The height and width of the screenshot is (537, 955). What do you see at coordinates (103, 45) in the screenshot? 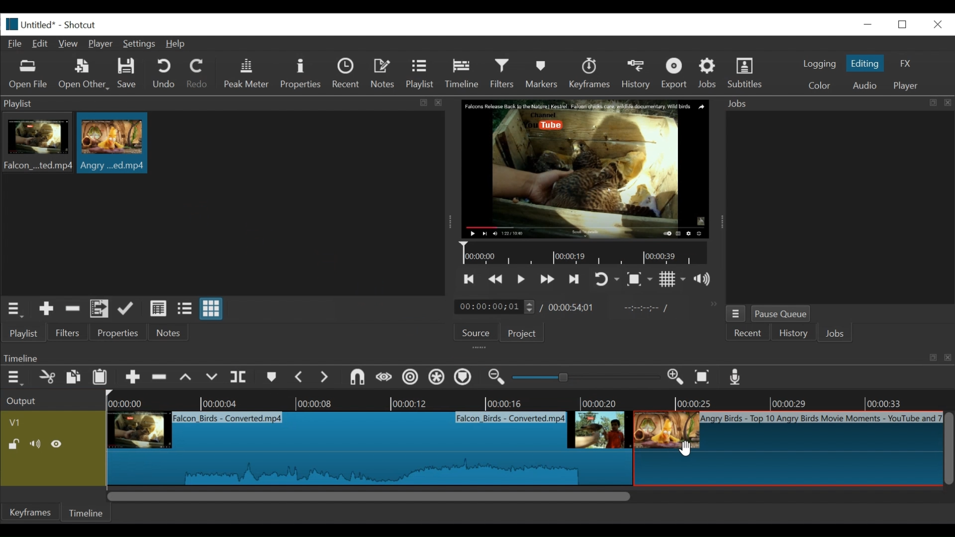
I see `Player` at bounding box center [103, 45].